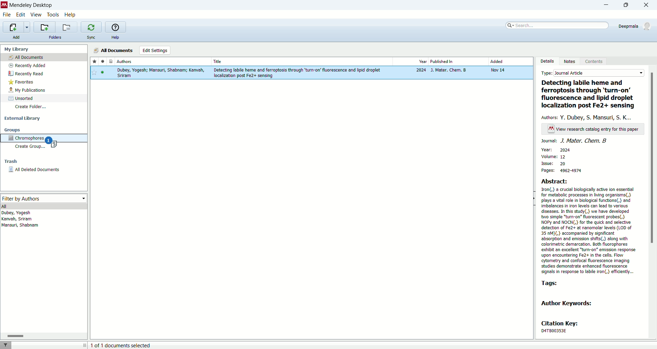 The width and height of the screenshot is (657, 349). Describe the element at coordinates (549, 283) in the screenshot. I see `tags` at that location.